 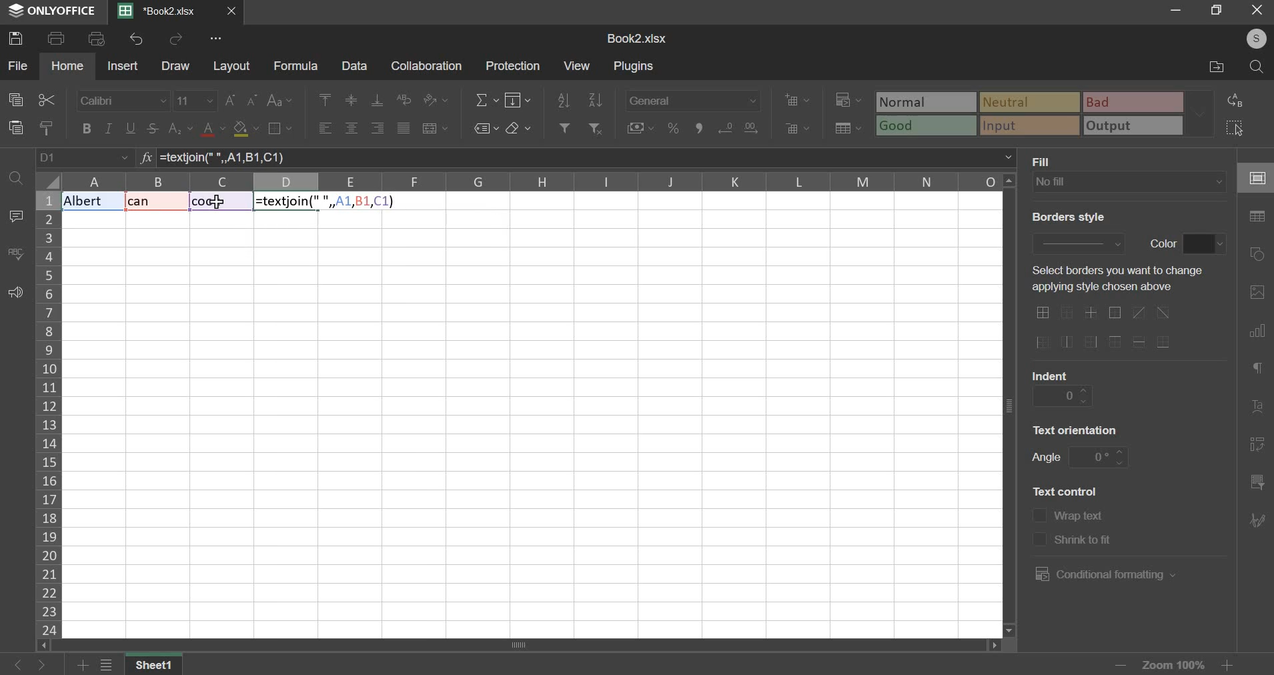 What do you see at coordinates (15, 176) in the screenshot?
I see `find` at bounding box center [15, 176].